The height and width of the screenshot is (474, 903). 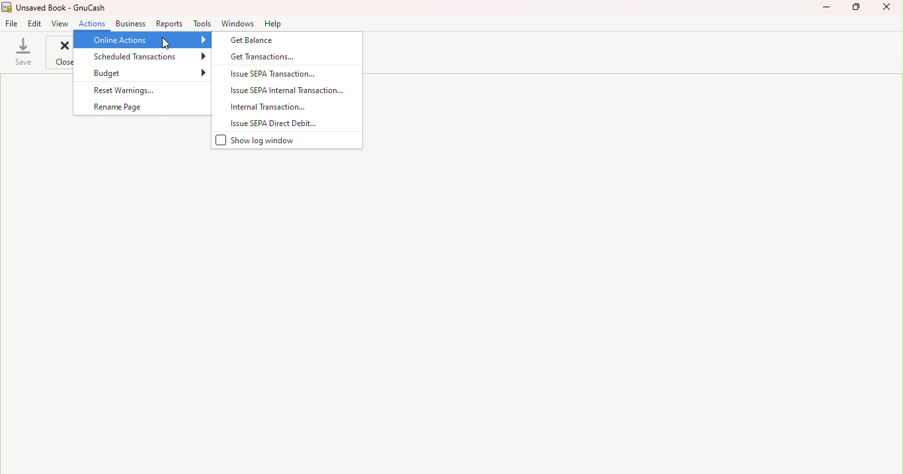 I want to click on Issue SEPA Direct debit, so click(x=284, y=123).